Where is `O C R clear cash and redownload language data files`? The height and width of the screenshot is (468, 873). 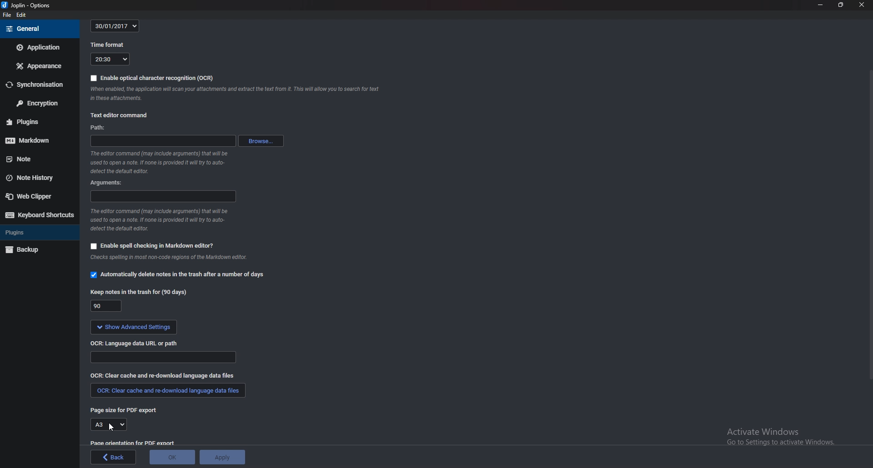
O C R clear cash and redownload language data files is located at coordinates (172, 375).